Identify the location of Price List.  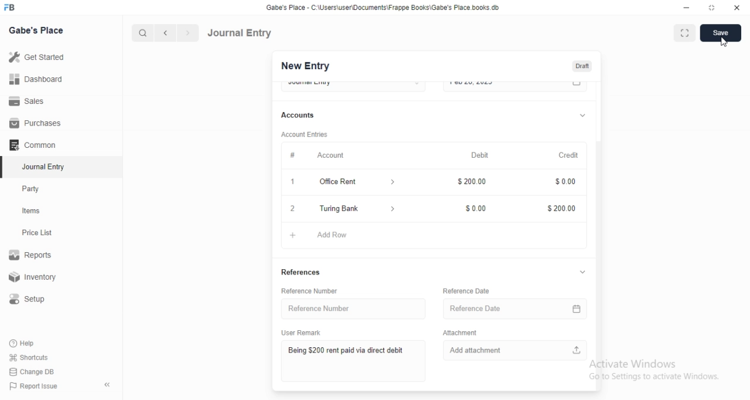
(36, 233).